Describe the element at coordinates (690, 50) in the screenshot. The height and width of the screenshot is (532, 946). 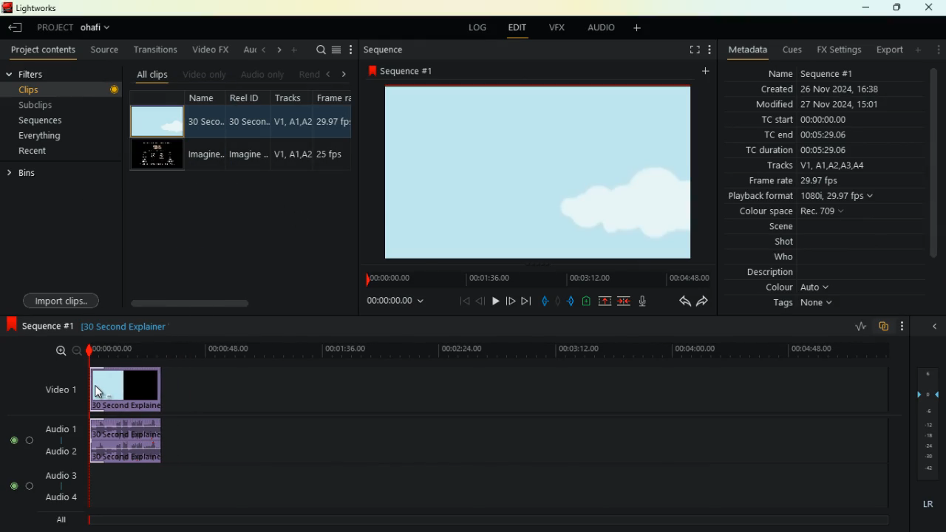
I see `fullscreen` at that location.